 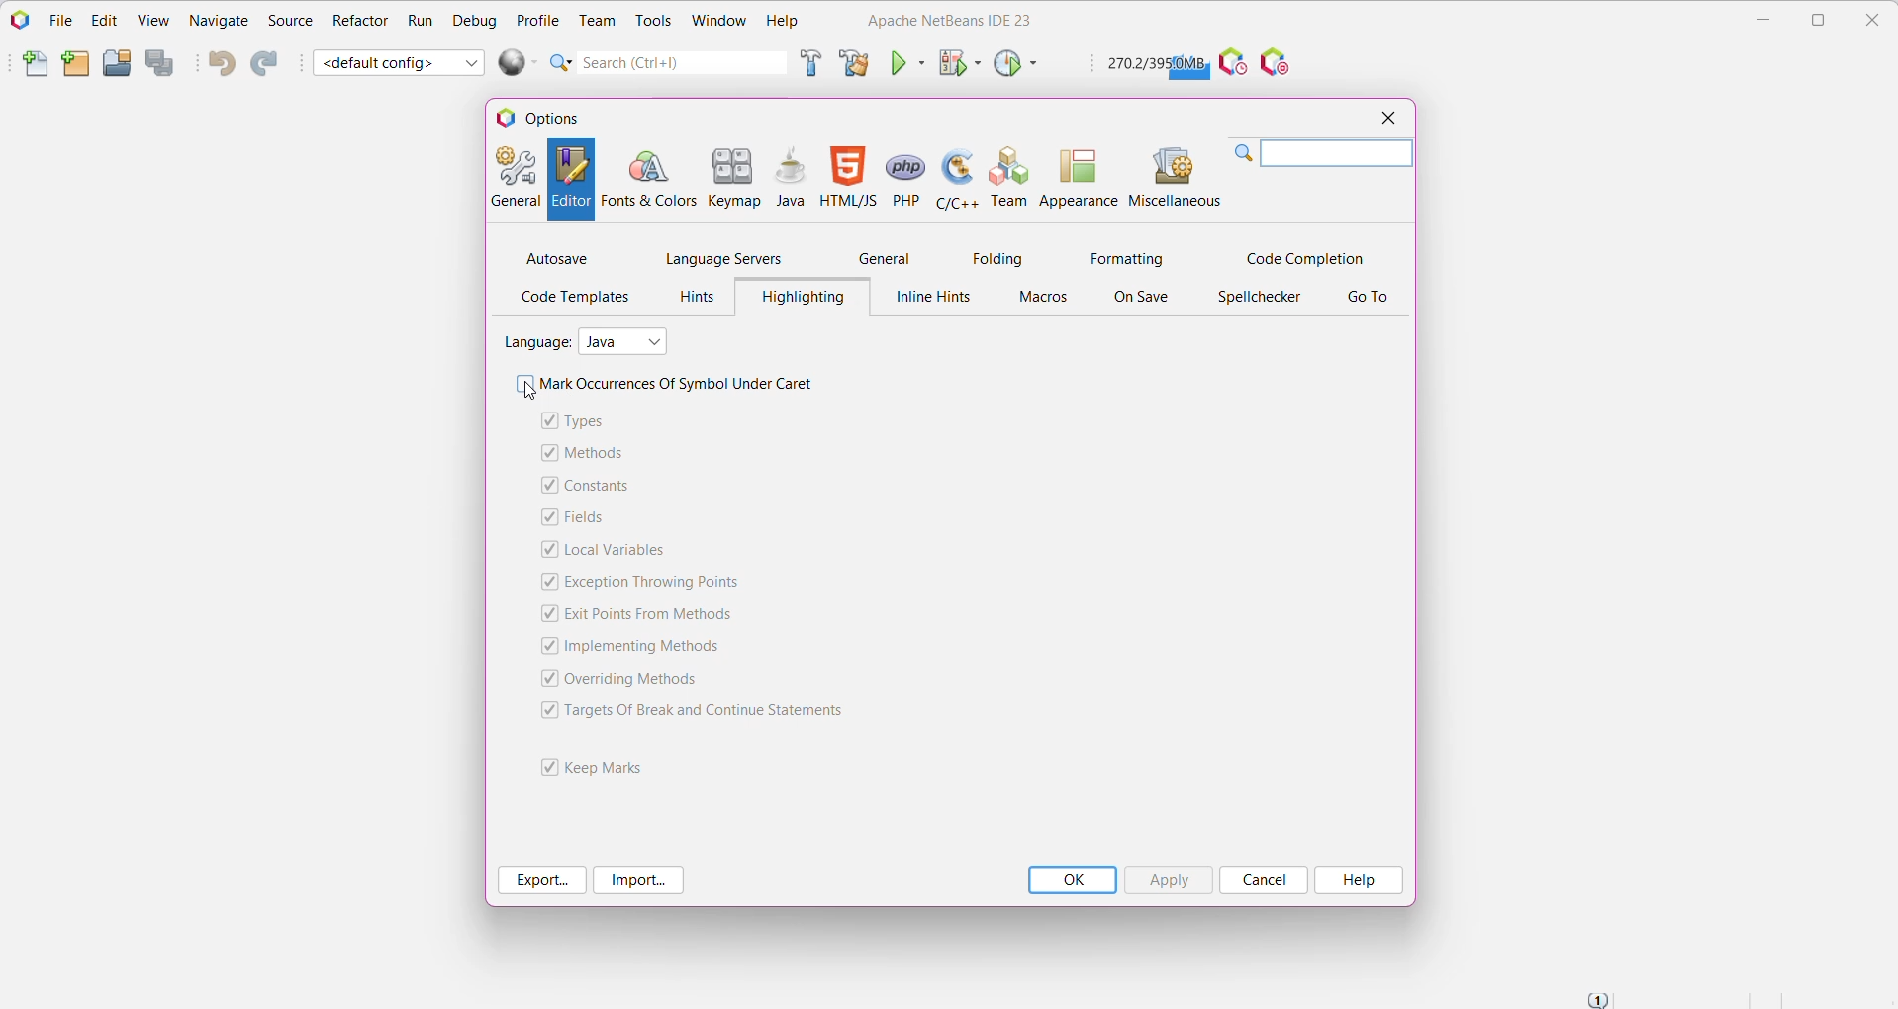 I want to click on checkbox, so click(x=546, y=517).